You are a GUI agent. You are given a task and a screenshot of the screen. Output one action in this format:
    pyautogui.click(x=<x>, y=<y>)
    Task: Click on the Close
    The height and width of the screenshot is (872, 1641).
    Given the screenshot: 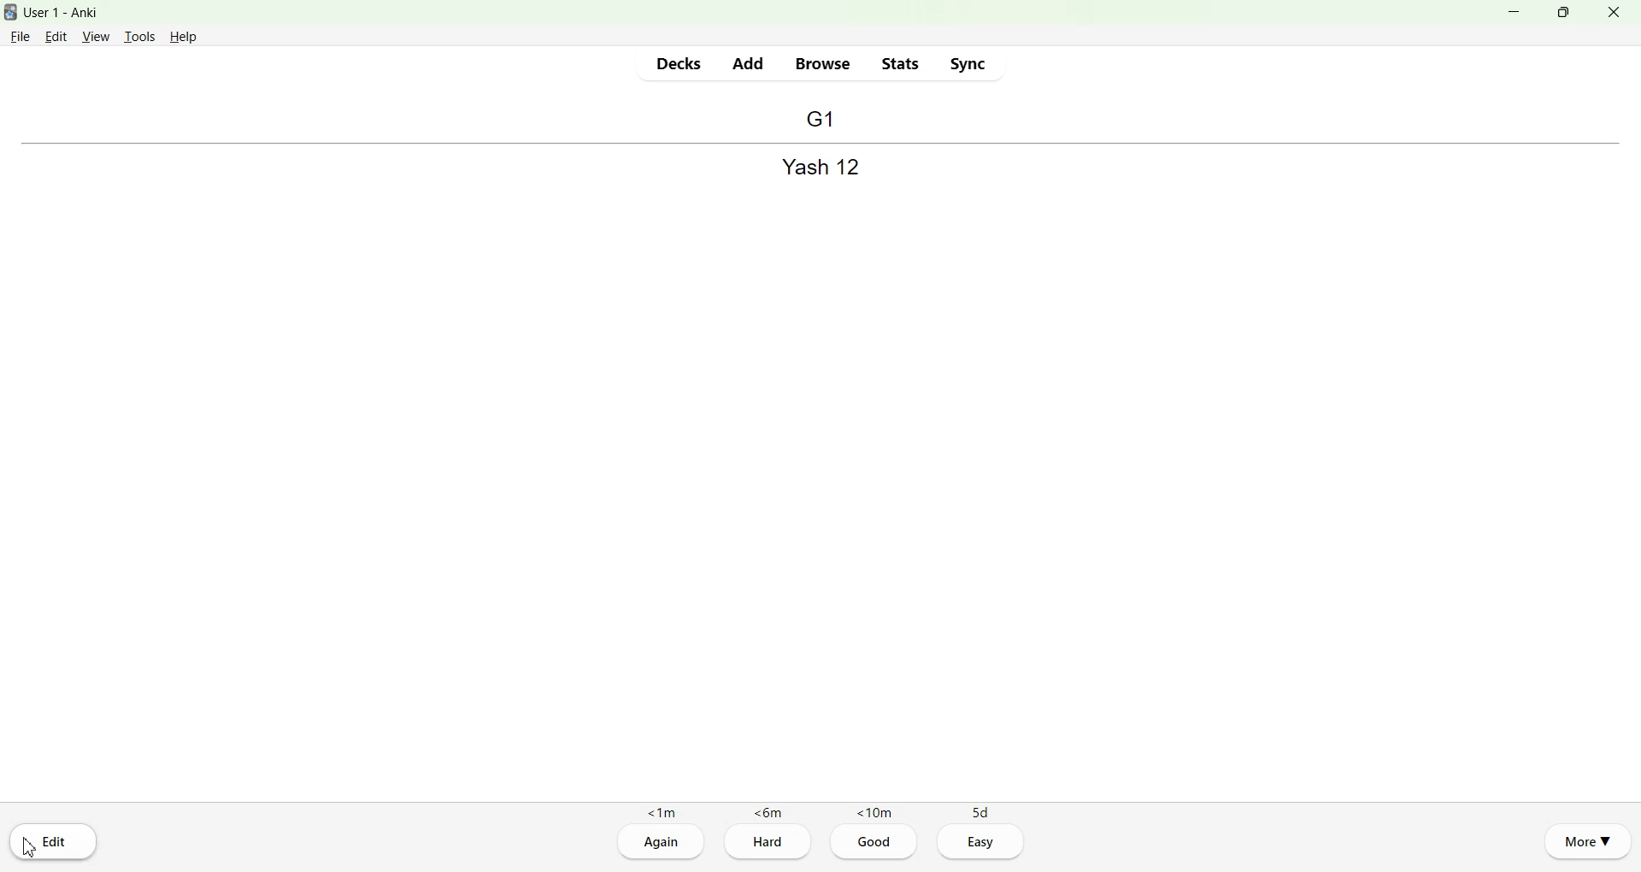 What is the action you would take?
    pyautogui.click(x=1613, y=12)
    